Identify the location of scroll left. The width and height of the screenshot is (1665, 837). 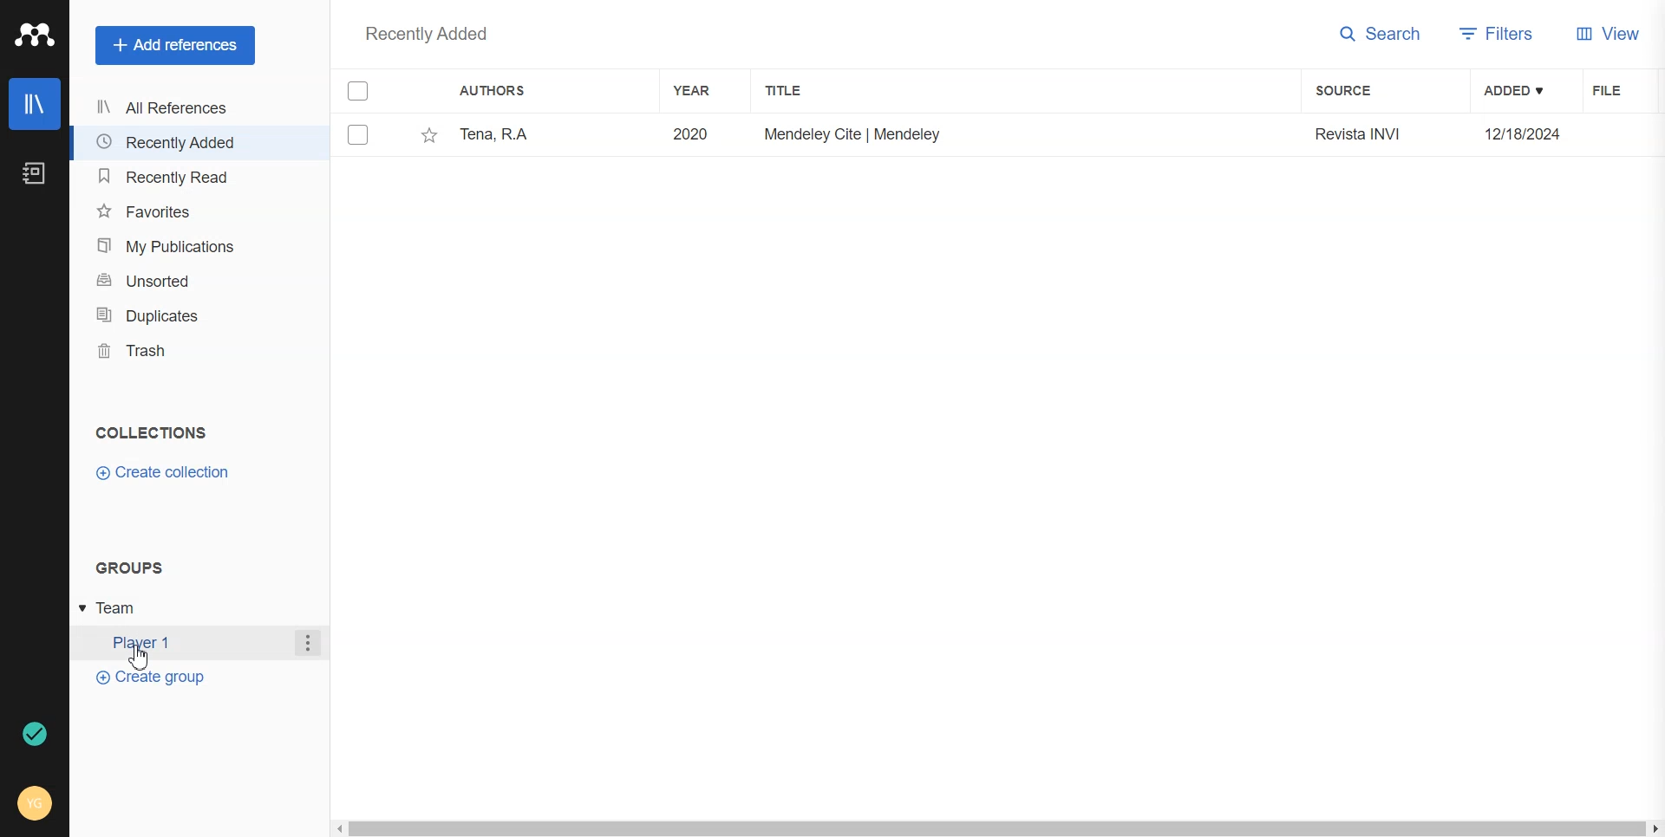
(336, 828).